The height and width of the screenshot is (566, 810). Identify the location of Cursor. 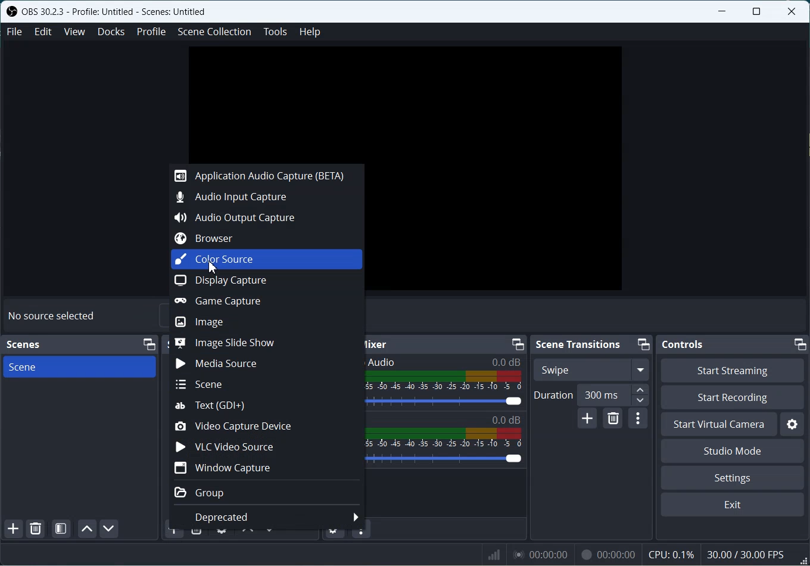
(211, 269).